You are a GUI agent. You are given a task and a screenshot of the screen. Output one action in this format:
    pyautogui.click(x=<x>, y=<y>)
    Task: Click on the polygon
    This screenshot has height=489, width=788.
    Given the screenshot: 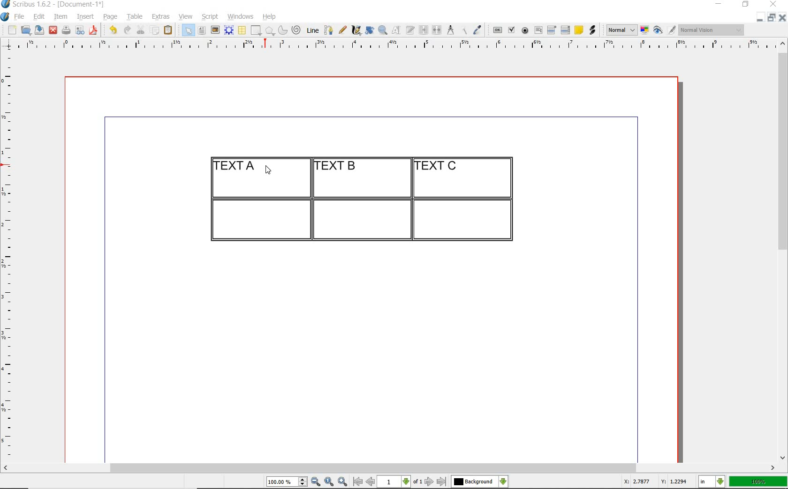 What is the action you would take?
    pyautogui.click(x=270, y=30)
    